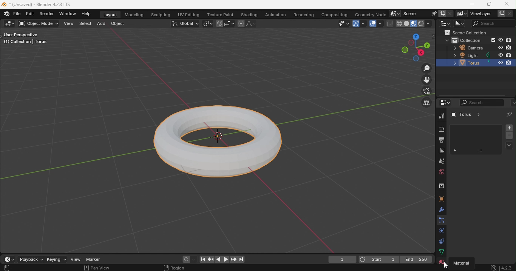 This screenshot has width=516, height=271. What do you see at coordinates (508, 63) in the screenshot?
I see `Disable in renders` at bounding box center [508, 63].